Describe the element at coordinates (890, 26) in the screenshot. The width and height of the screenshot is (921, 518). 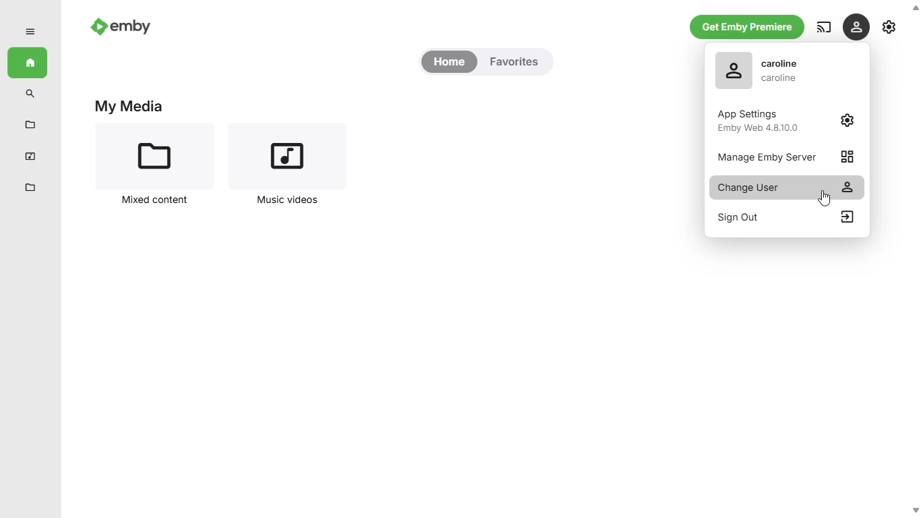
I see `manage emby server` at that location.